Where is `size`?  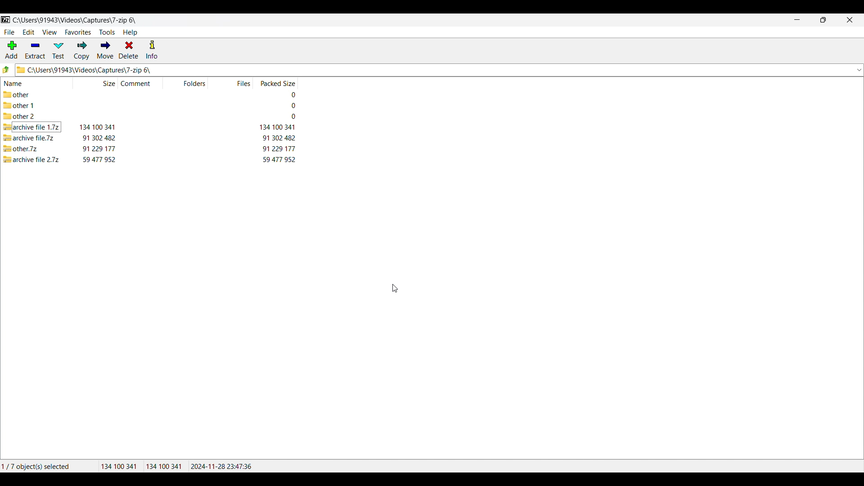
size is located at coordinates (97, 127).